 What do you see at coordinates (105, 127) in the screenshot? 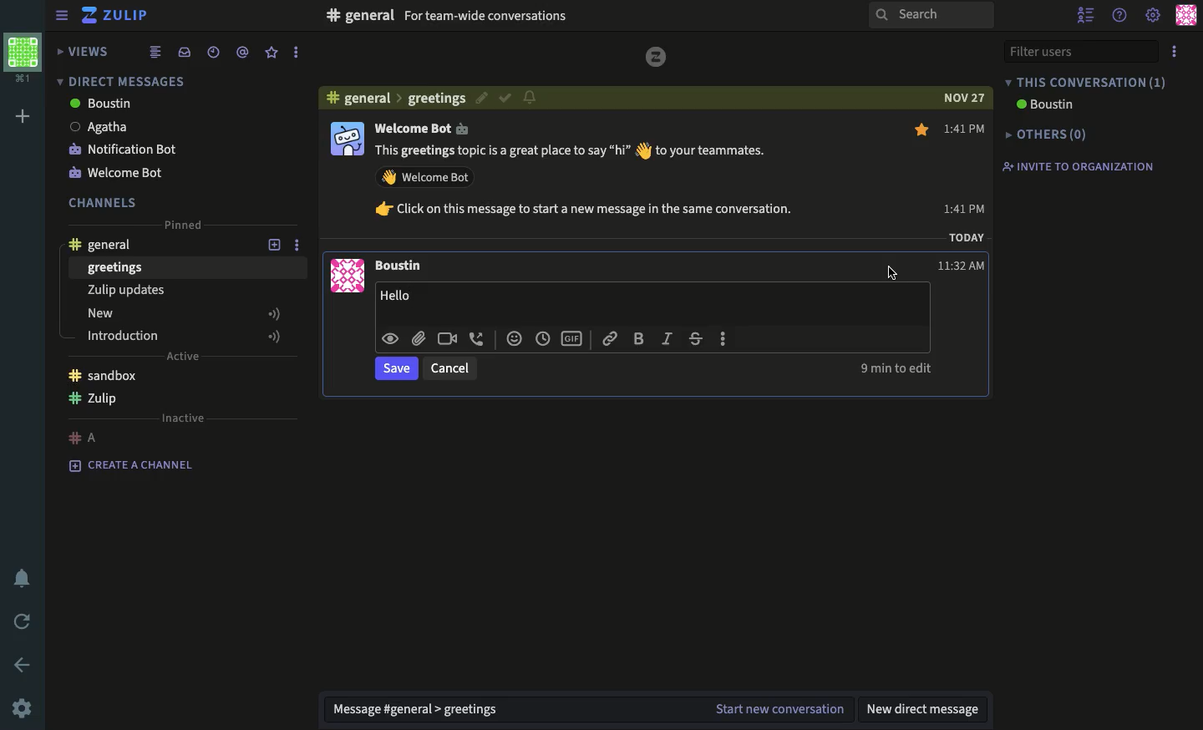
I see `Agatha` at bounding box center [105, 127].